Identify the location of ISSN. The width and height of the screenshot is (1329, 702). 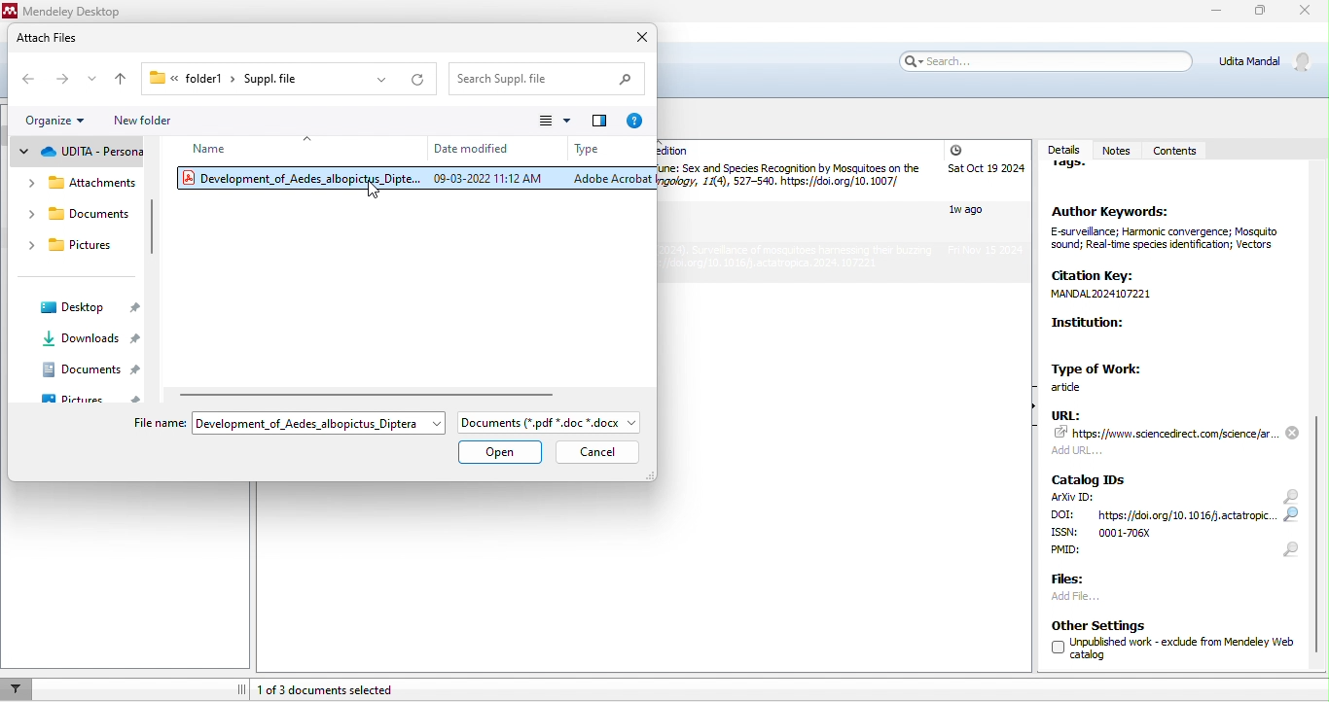
(1130, 533).